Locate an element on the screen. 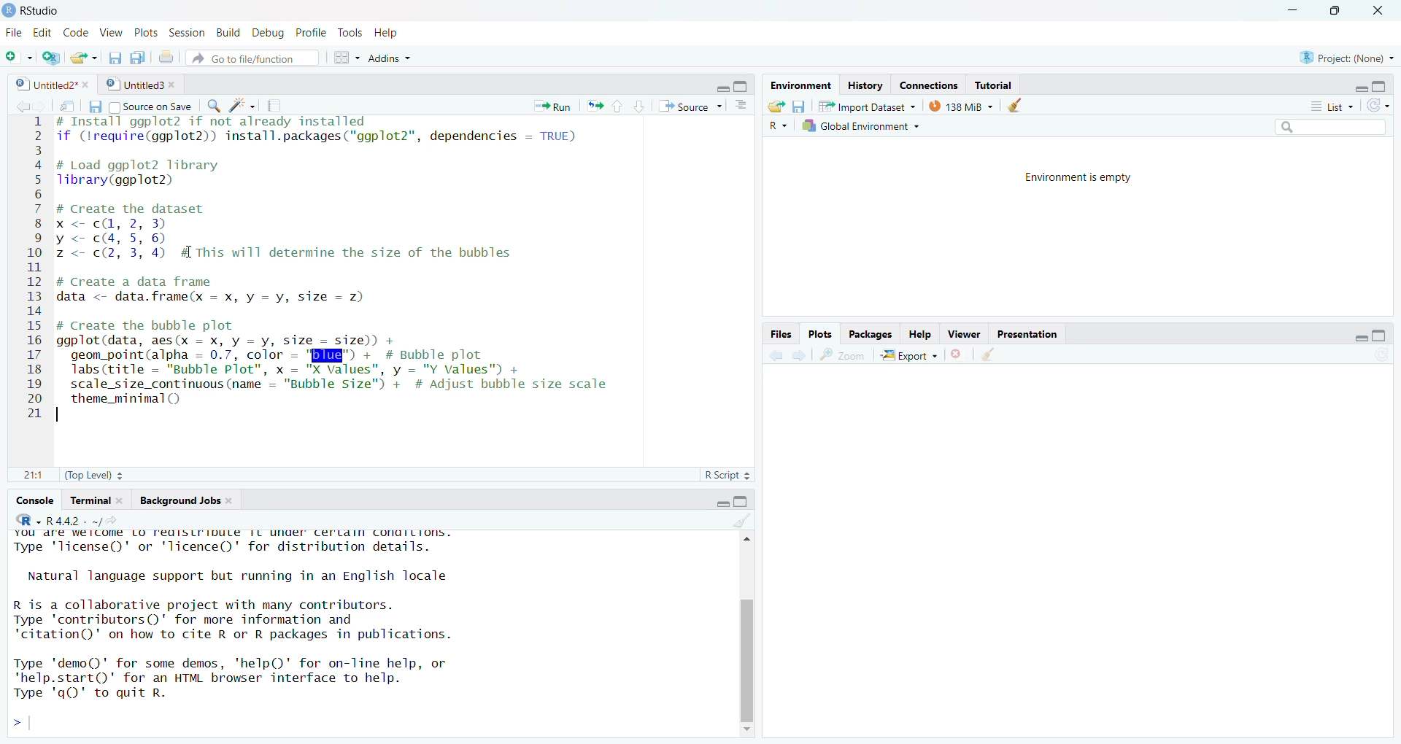  Environment is empty is located at coordinates (1078, 179).